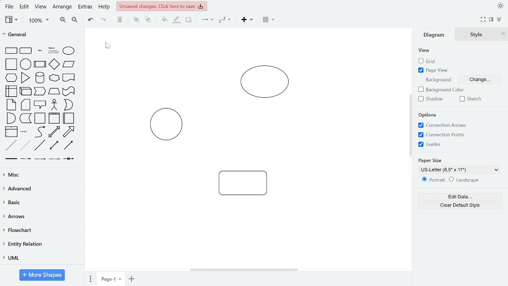 The image size is (508, 286). Describe the element at coordinates (26, 64) in the screenshot. I see `circle` at that location.